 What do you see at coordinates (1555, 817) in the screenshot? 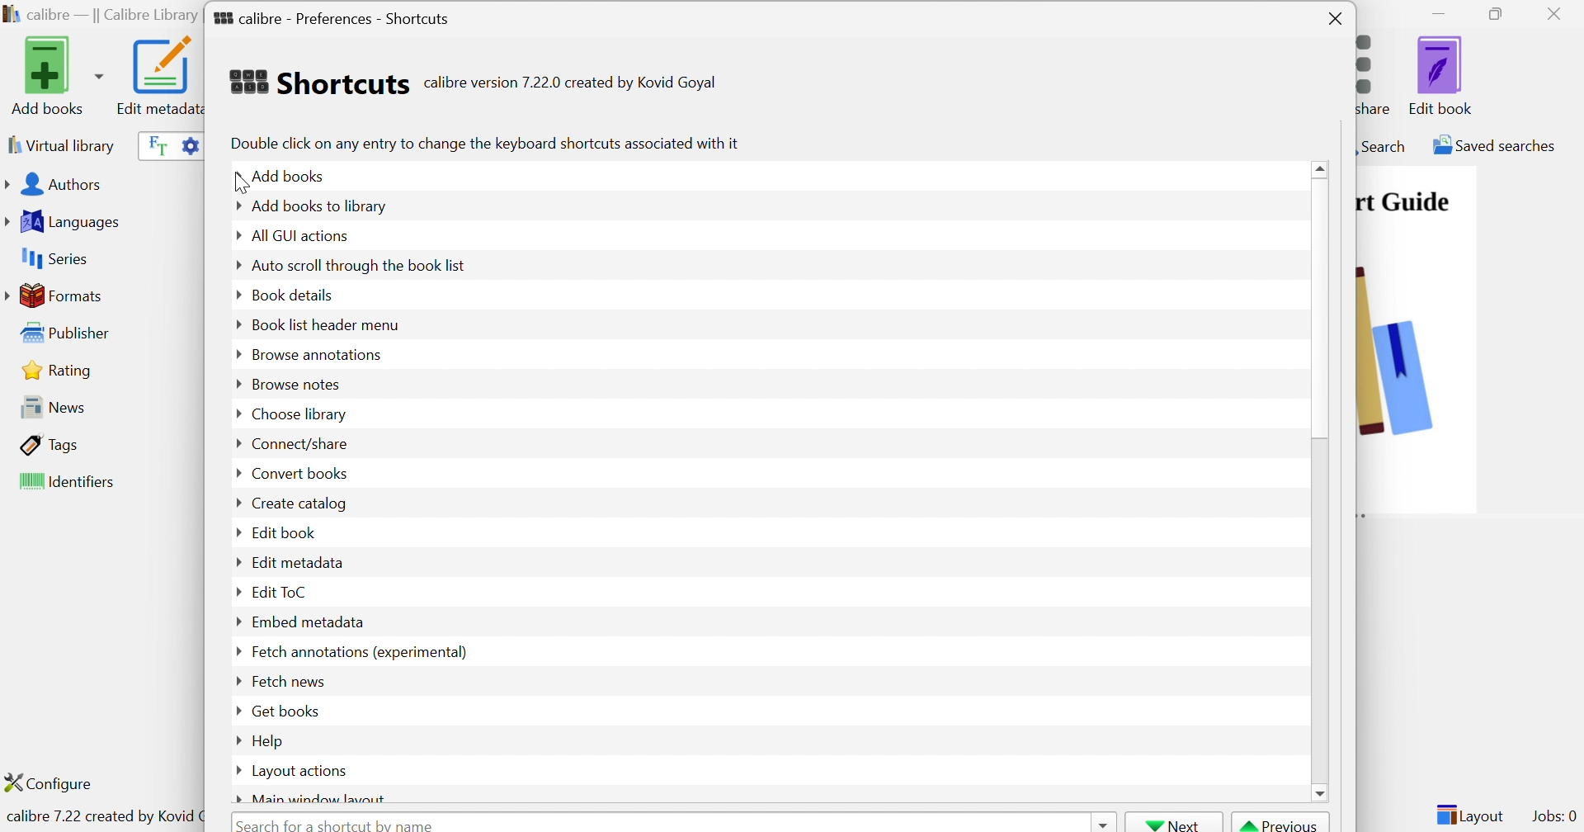
I see `Jobs: 0` at bounding box center [1555, 817].